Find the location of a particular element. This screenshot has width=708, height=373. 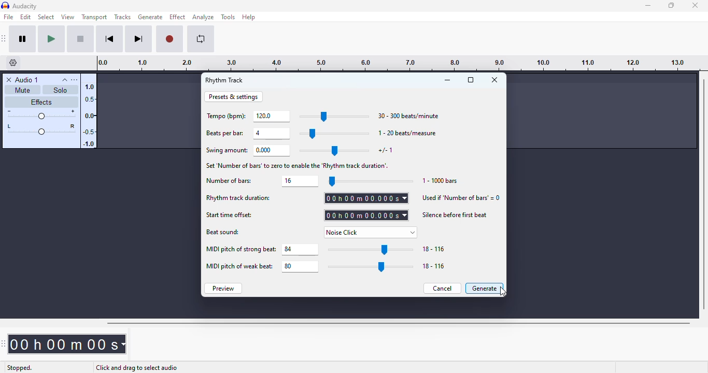

used if 'number of bars'=0 is located at coordinates (461, 197).